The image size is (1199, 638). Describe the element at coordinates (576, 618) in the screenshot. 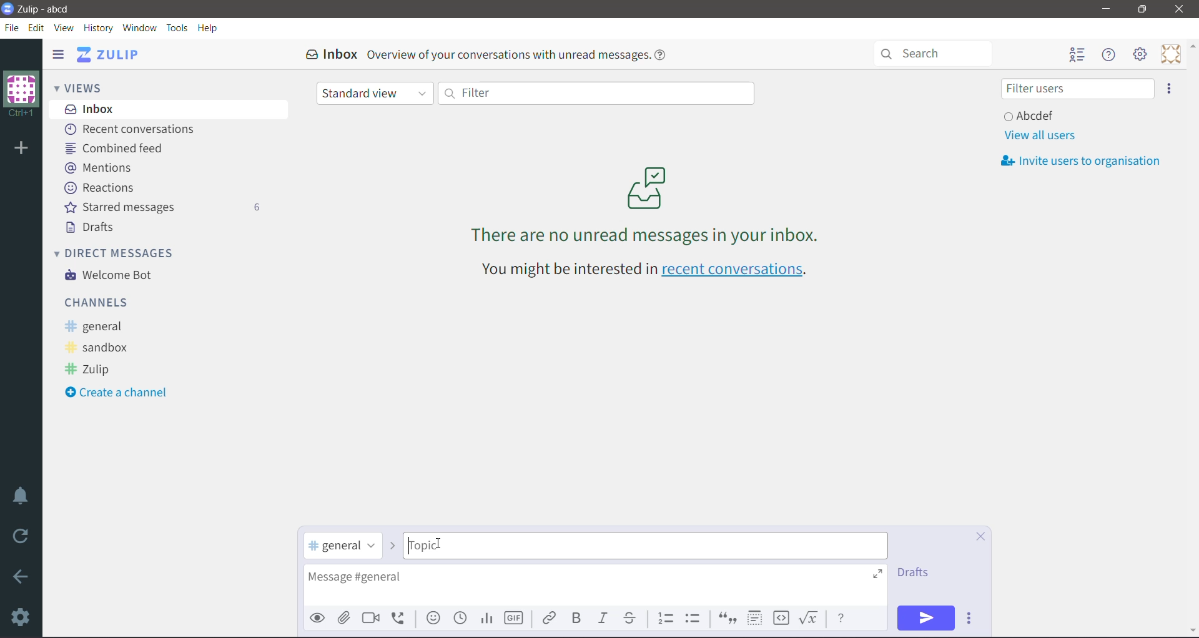

I see `Bold` at that location.